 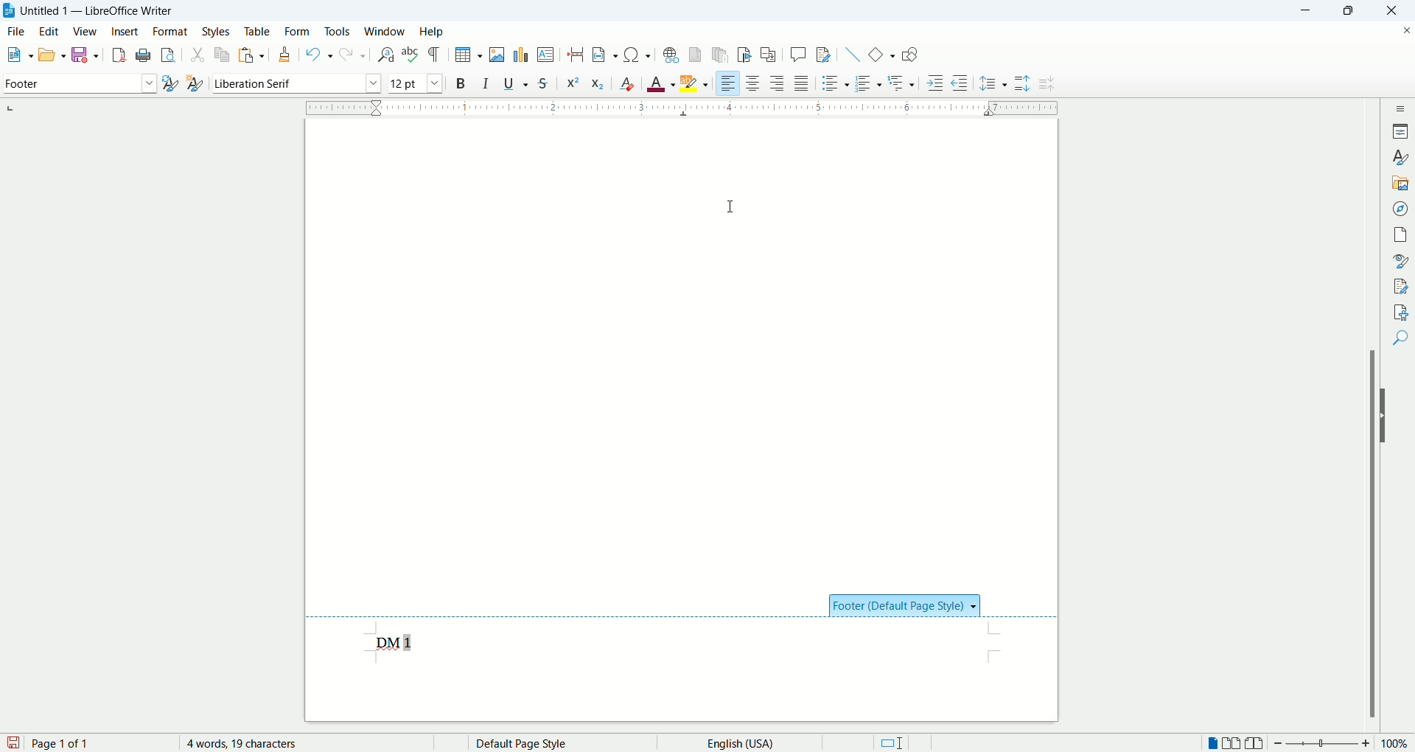 I want to click on text color, so click(x=663, y=83).